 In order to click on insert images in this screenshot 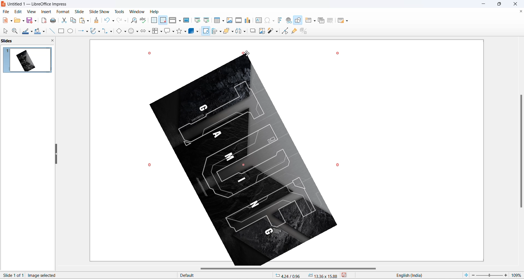, I will do `click(230, 20)`.